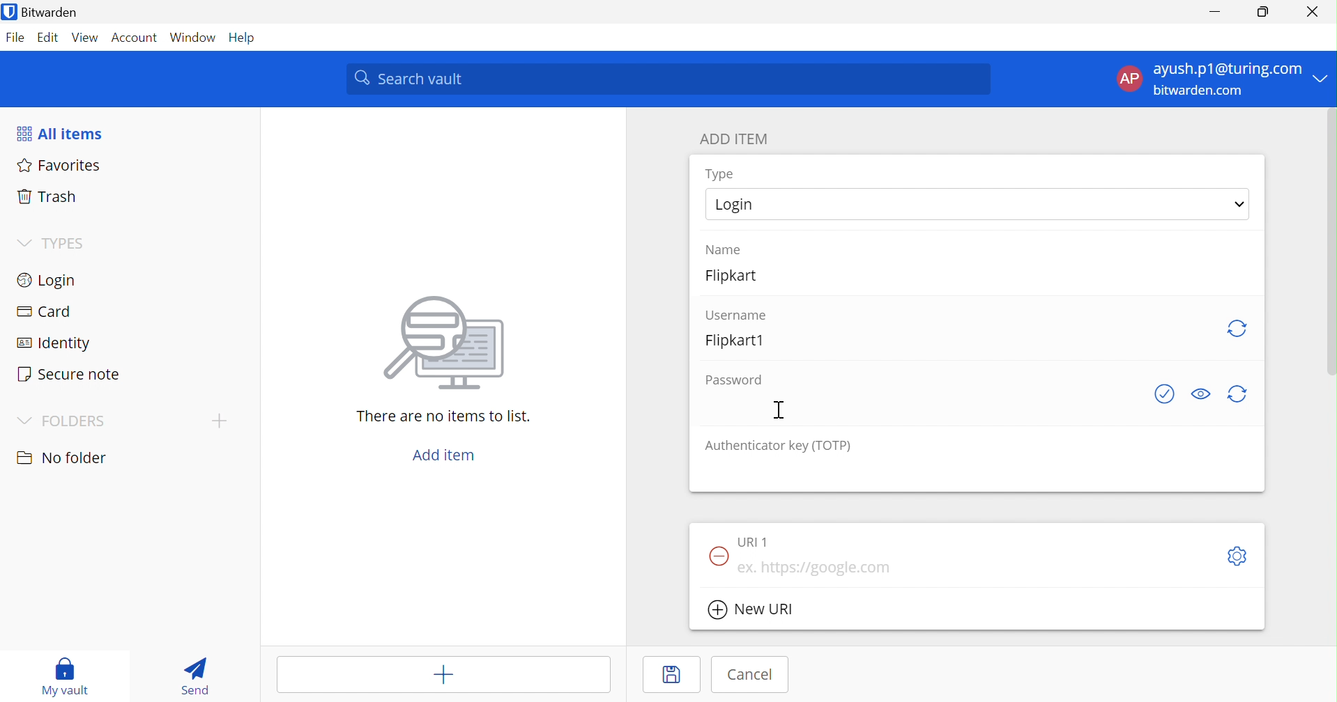  I want to click on ADD ITEM, so click(736, 141).